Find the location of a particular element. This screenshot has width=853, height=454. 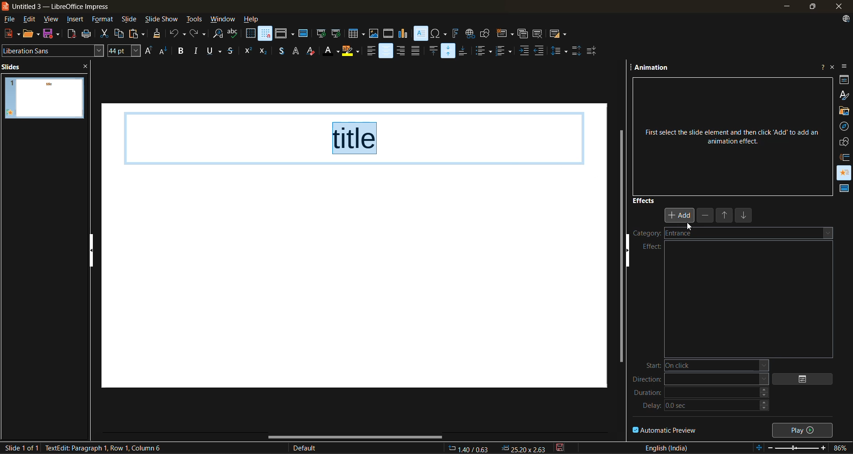

tools is located at coordinates (195, 20).